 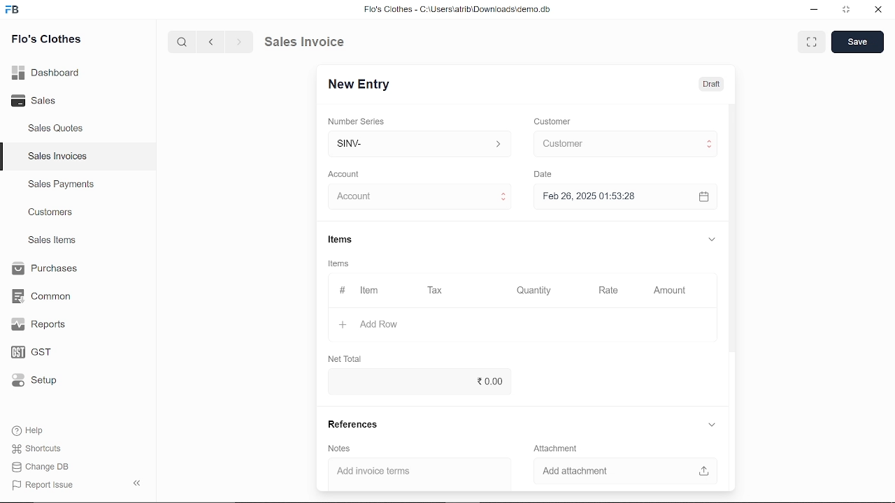 What do you see at coordinates (815, 11) in the screenshot?
I see `minimize` at bounding box center [815, 11].